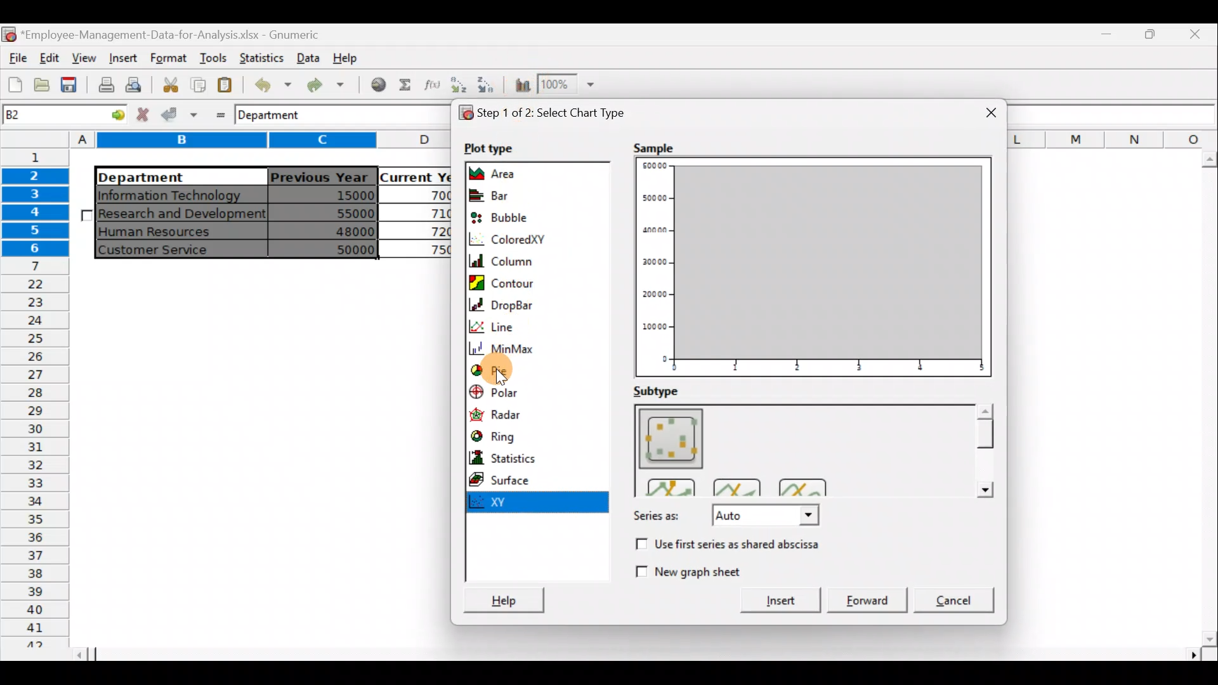 The width and height of the screenshot is (1218, 685). What do you see at coordinates (86, 56) in the screenshot?
I see `View` at bounding box center [86, 56].